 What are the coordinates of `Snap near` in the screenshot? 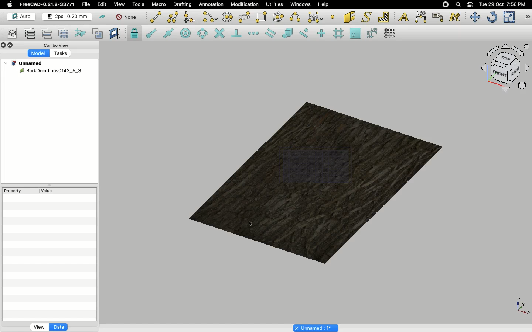 It's located at (306, 33).